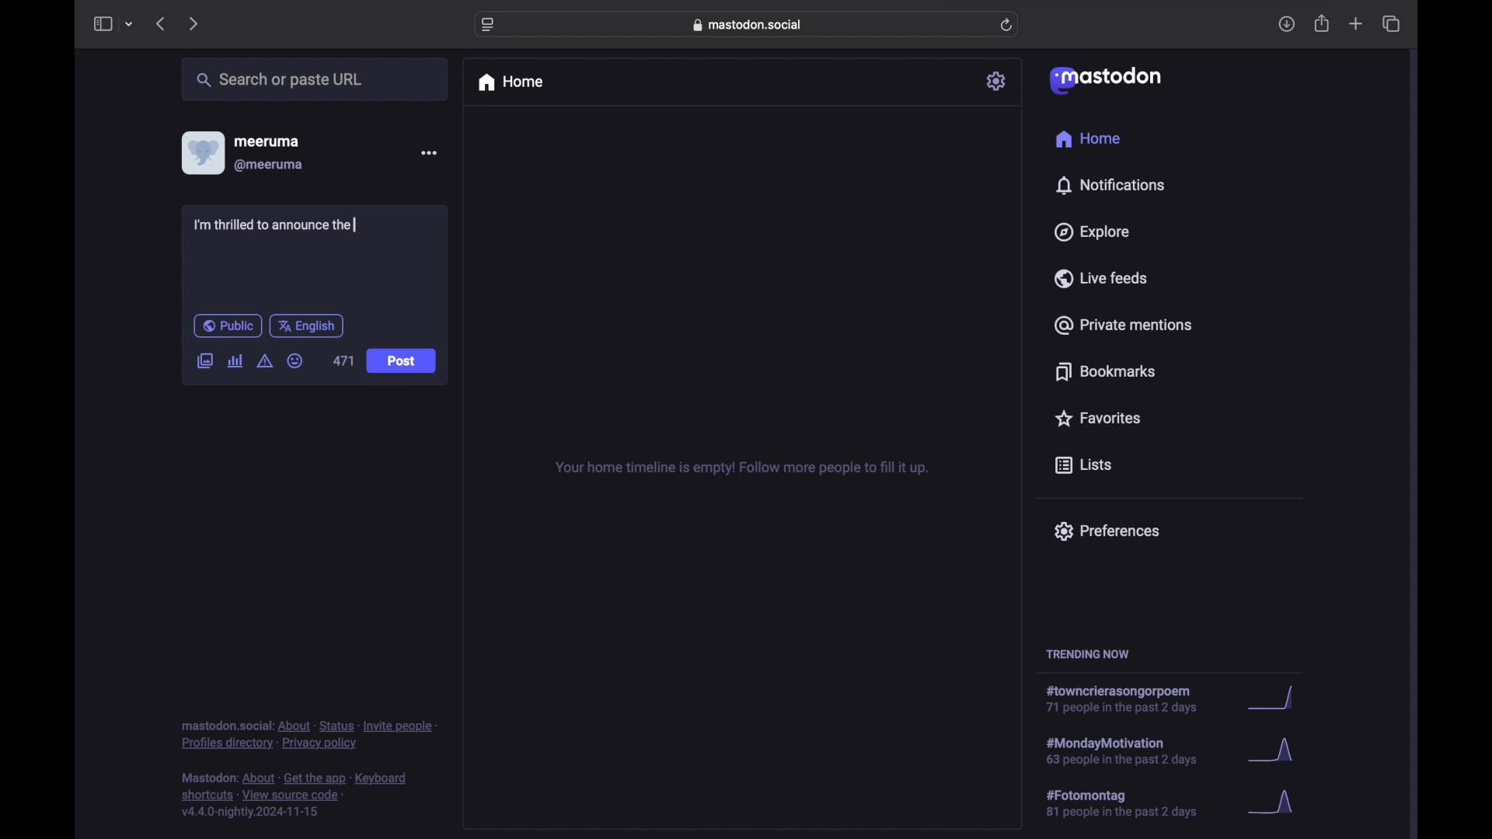 The width and height of the screenshot is (1492, 839). I want to click on live feeds, so click(1100, 277).